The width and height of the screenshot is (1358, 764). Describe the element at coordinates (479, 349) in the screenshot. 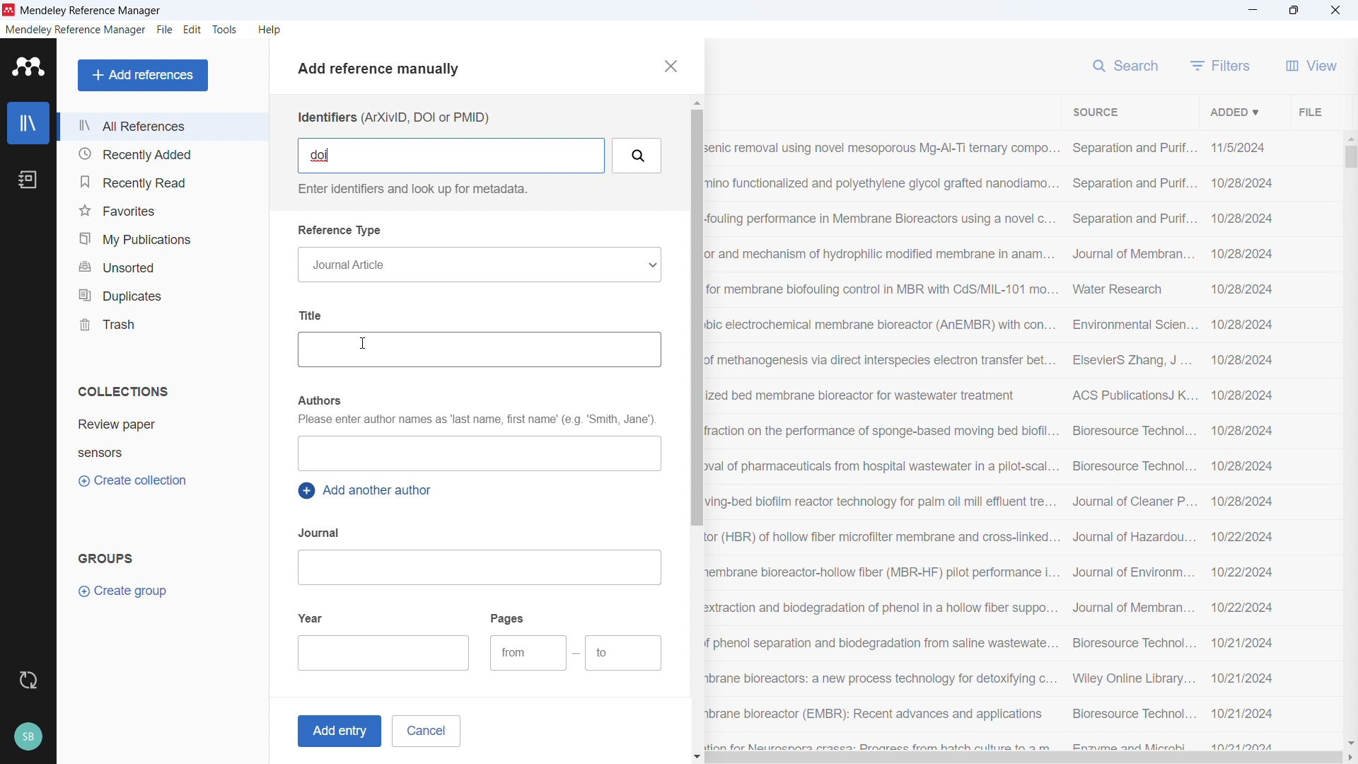

I see `Add title ` at that location.